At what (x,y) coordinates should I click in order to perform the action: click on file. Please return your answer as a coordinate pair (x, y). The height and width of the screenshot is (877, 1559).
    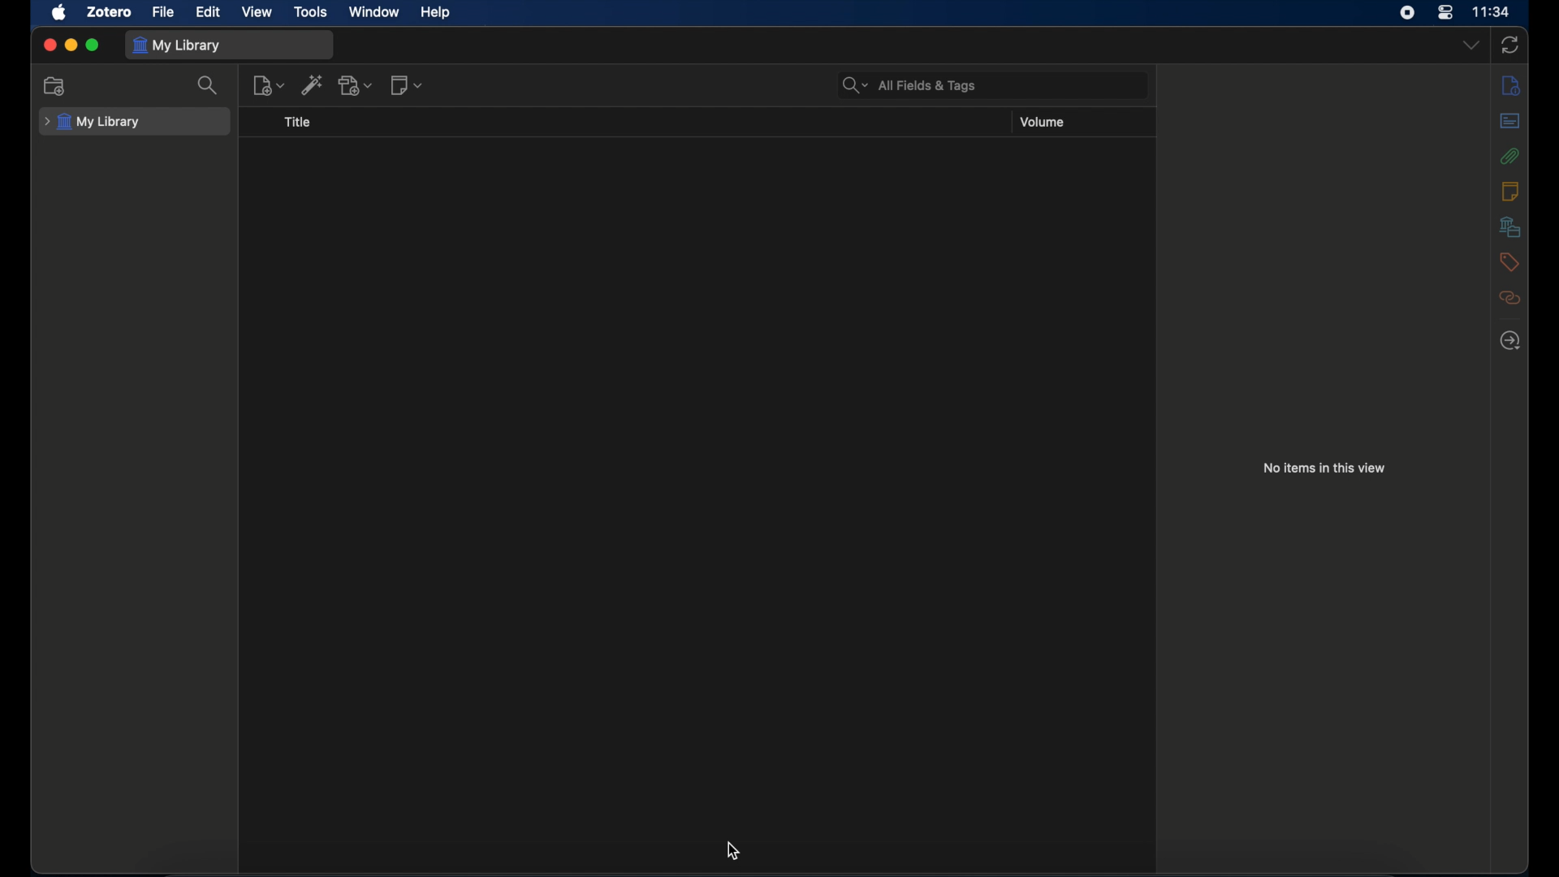
    Looking at the image, I should click on (162, 13).